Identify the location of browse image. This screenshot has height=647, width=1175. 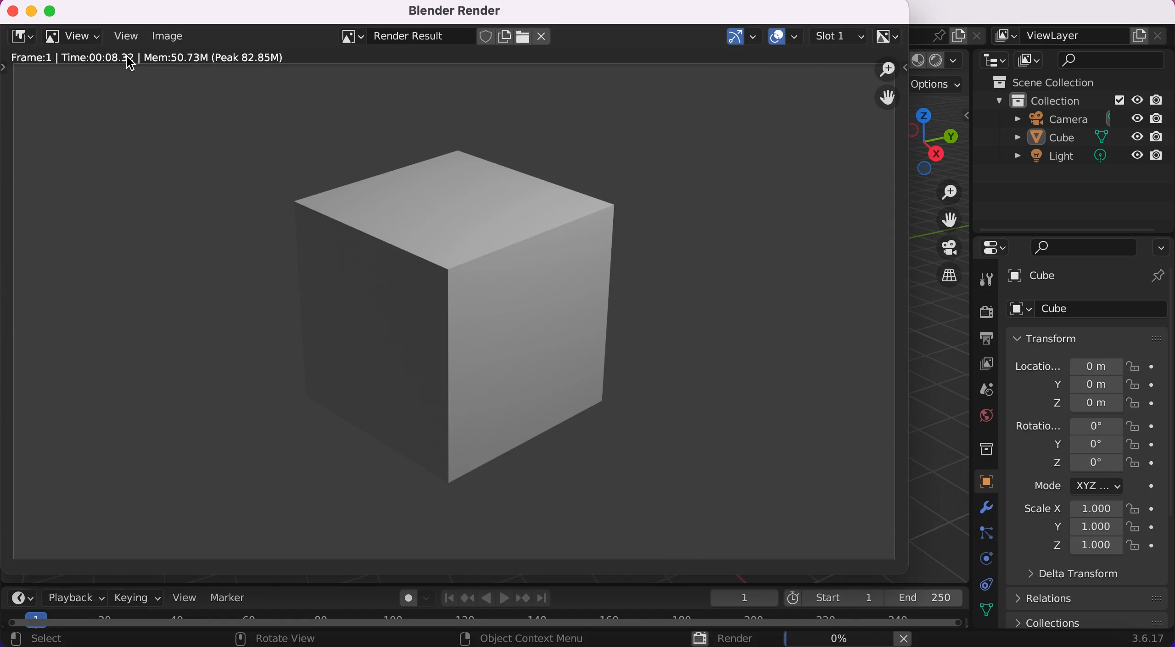
(348, 35).